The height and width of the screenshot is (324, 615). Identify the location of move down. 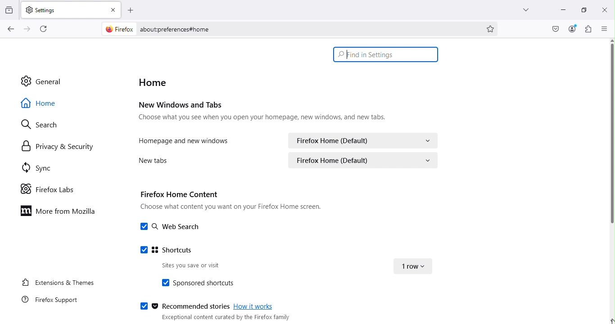
(611, 320).